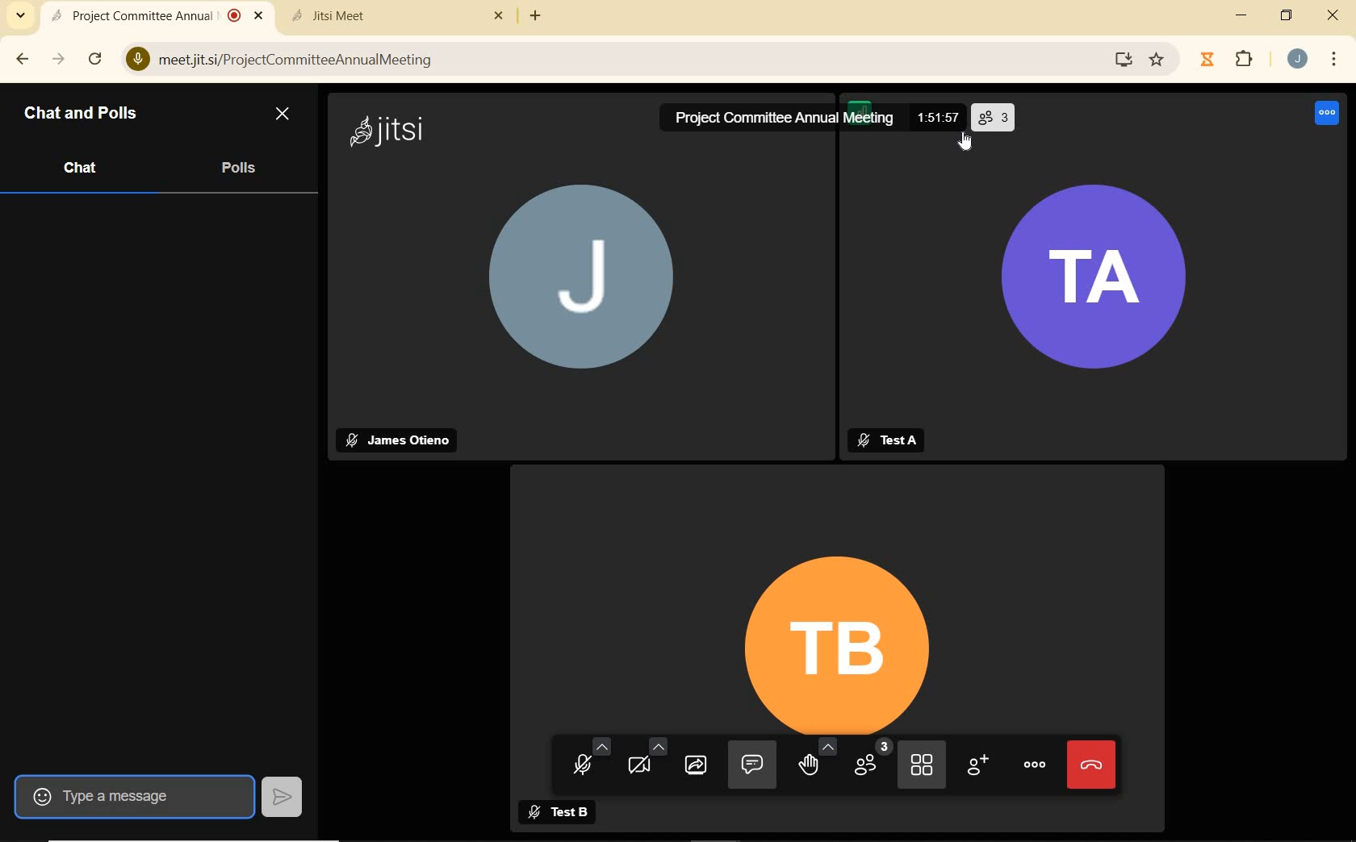  Describe the element at coordinates (572, 808) in the screenshot. I see `participant's name` at that location.